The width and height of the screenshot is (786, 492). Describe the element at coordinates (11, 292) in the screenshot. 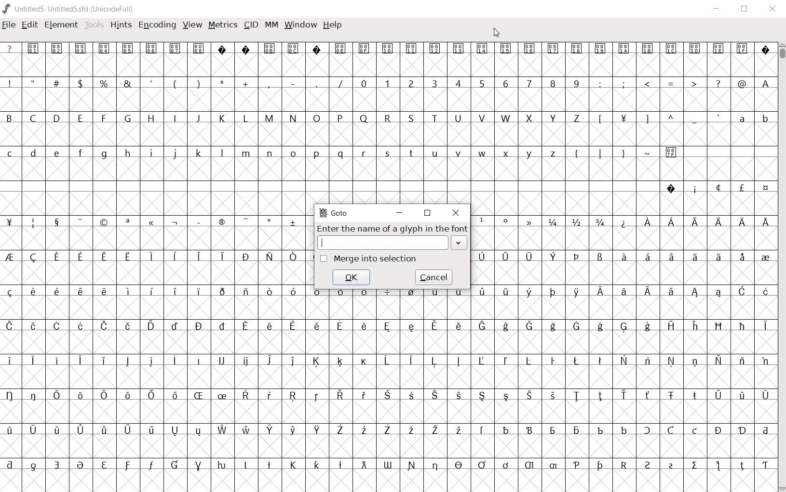

I see `Symbol` at that location.